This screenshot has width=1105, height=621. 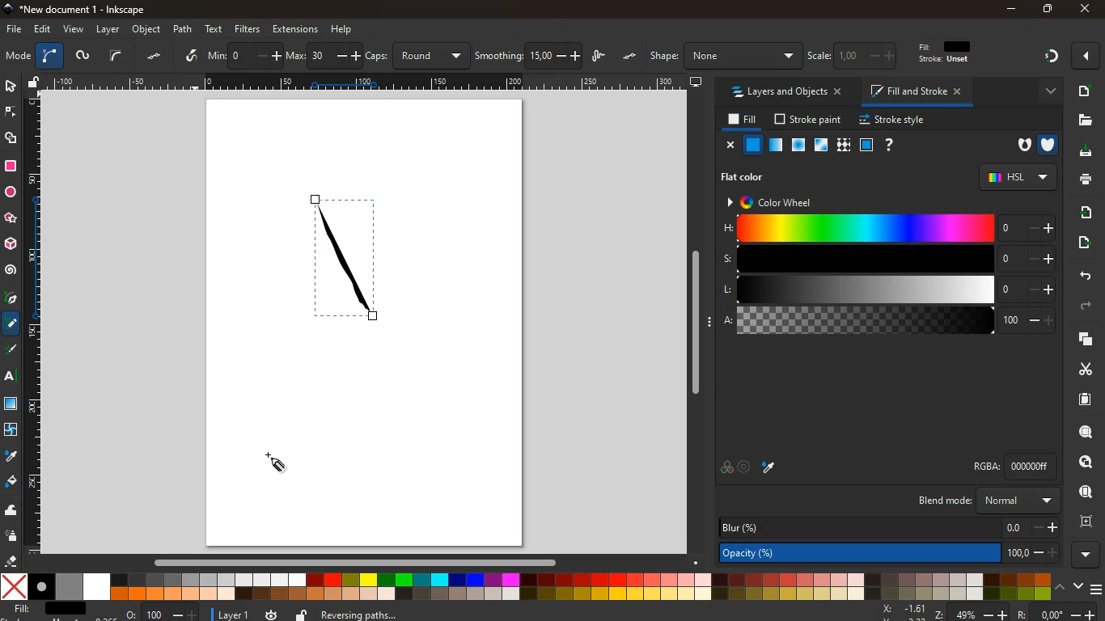 I want to click on down, so click(x=1078, y=585).